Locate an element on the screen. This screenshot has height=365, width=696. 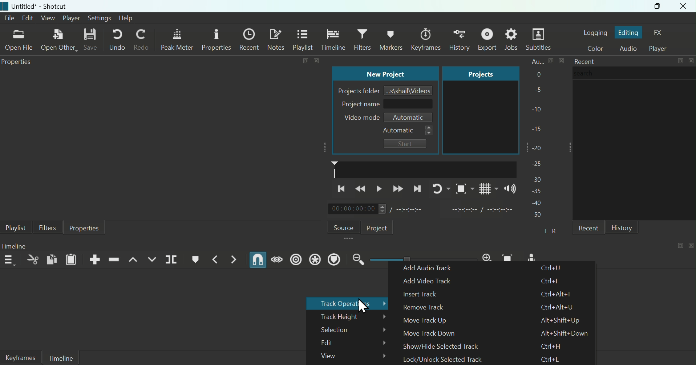
Edit is located at coordinates (29, 19).